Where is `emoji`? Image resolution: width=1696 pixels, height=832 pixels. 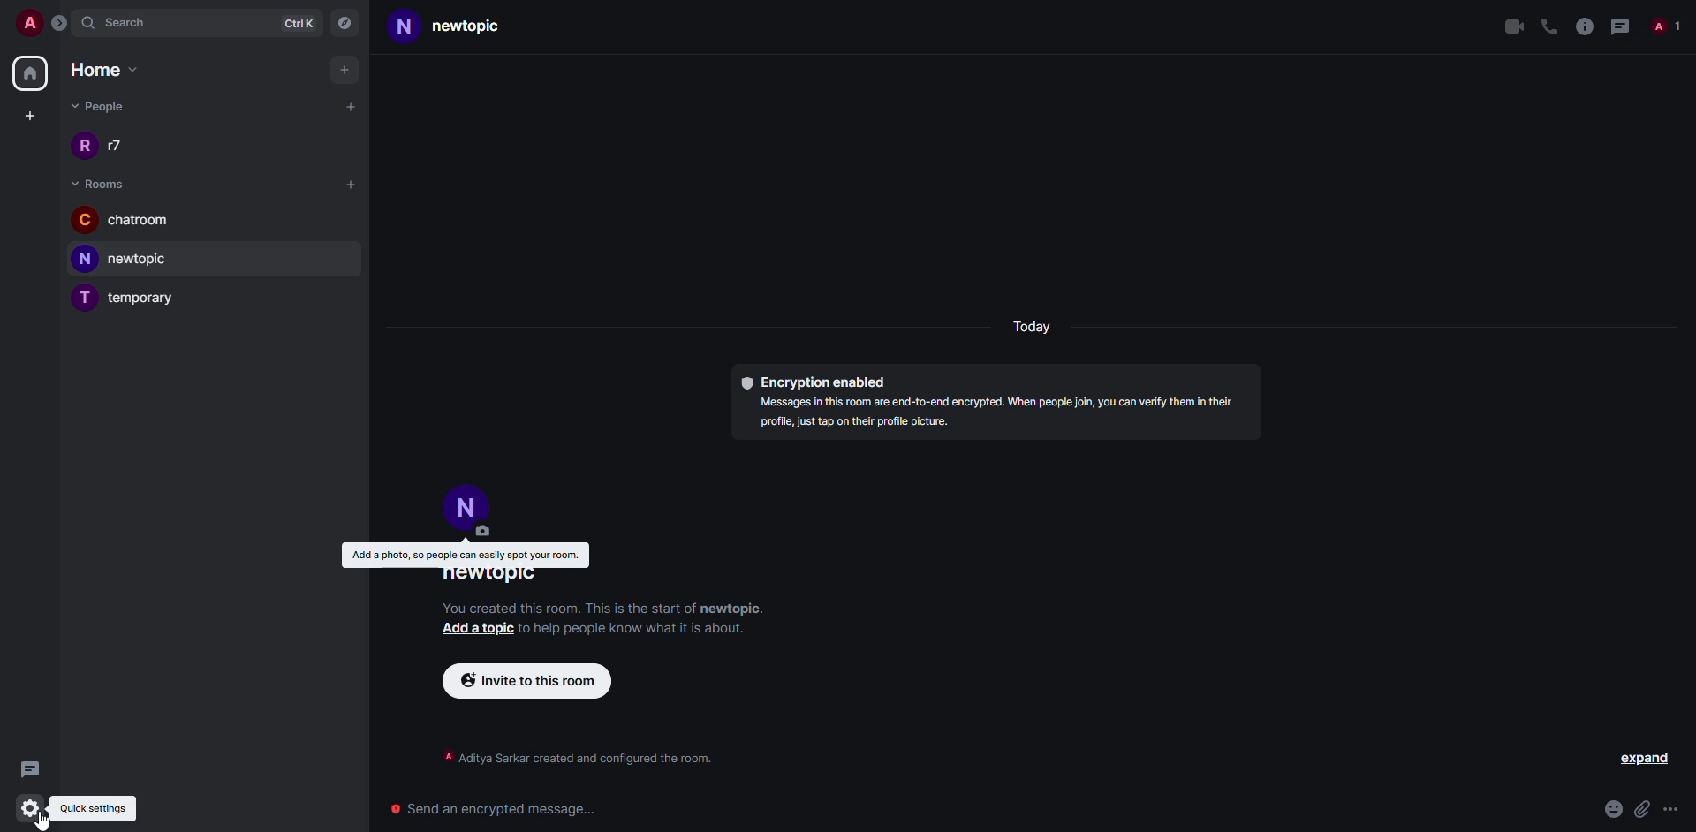 emoji is located at coordinates (1612, 811).